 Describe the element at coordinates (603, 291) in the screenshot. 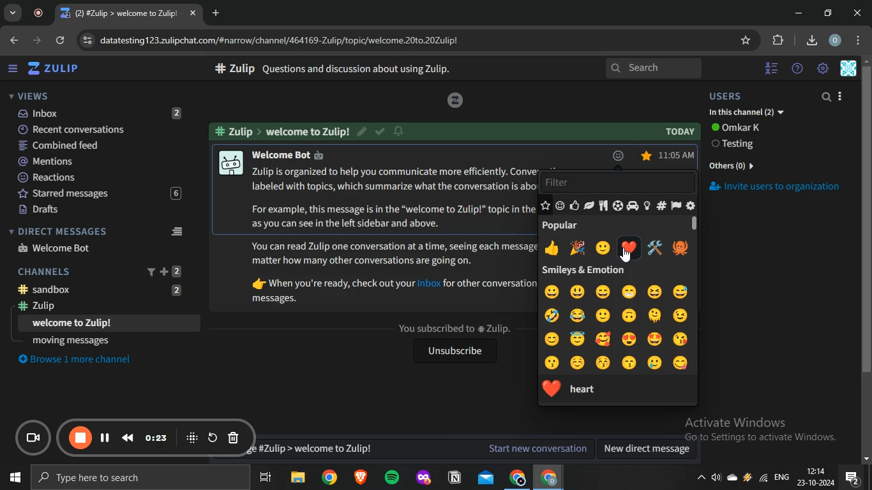

I see `big smile` at that location.